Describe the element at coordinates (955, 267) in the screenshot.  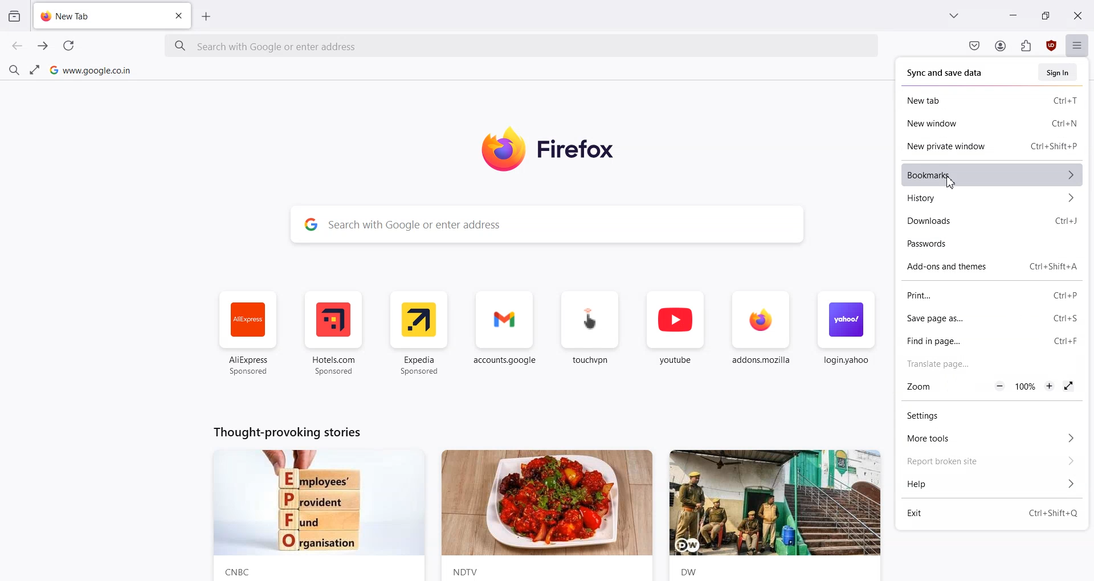
I see `Add-ons and themes` at that location.